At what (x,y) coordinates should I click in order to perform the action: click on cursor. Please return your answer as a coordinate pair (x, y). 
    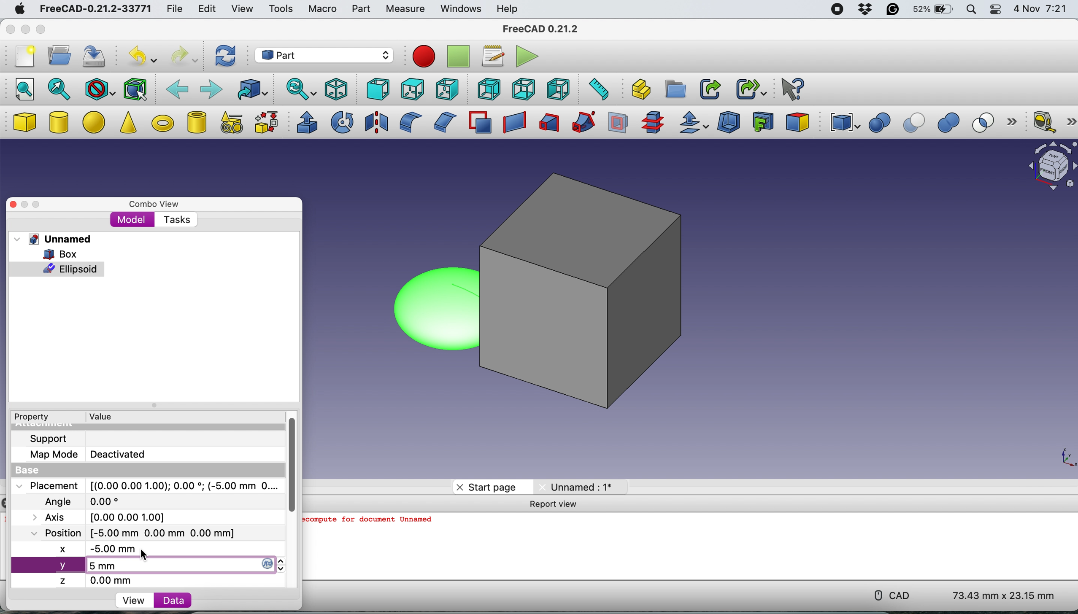
    Looking at the image, I should click on (144, 555).